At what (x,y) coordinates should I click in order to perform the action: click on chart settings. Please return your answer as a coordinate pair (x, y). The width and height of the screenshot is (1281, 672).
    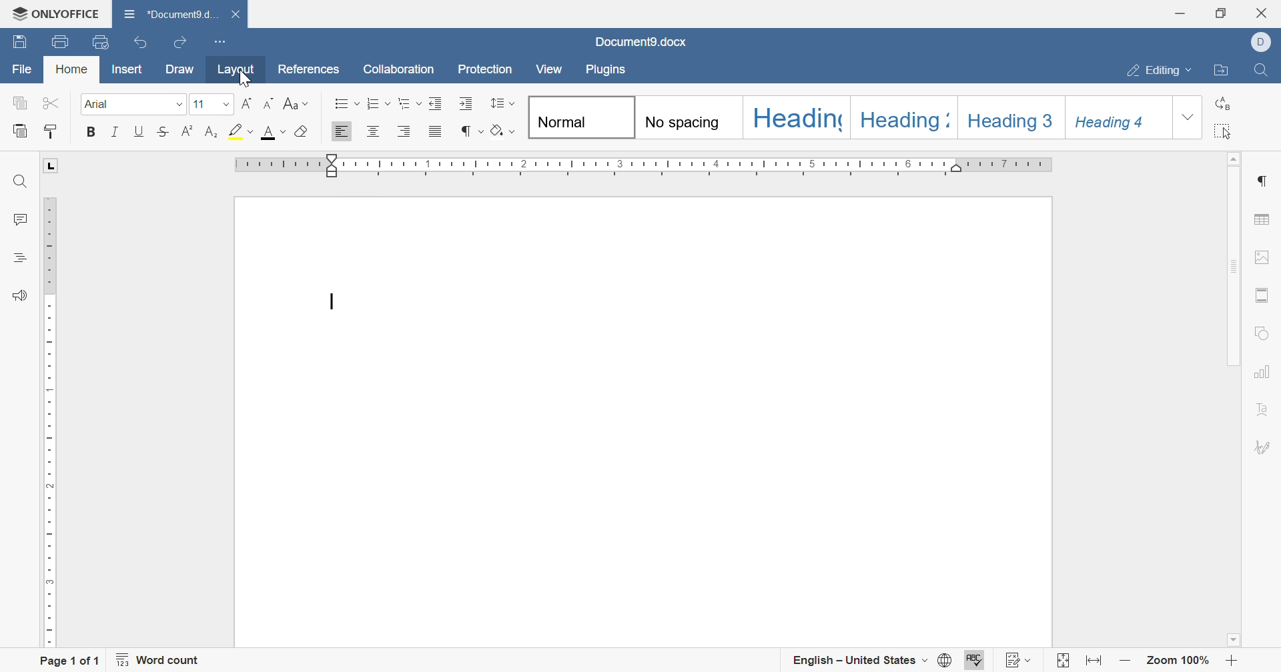
    Looking at the image, I should click on (1262, 371).